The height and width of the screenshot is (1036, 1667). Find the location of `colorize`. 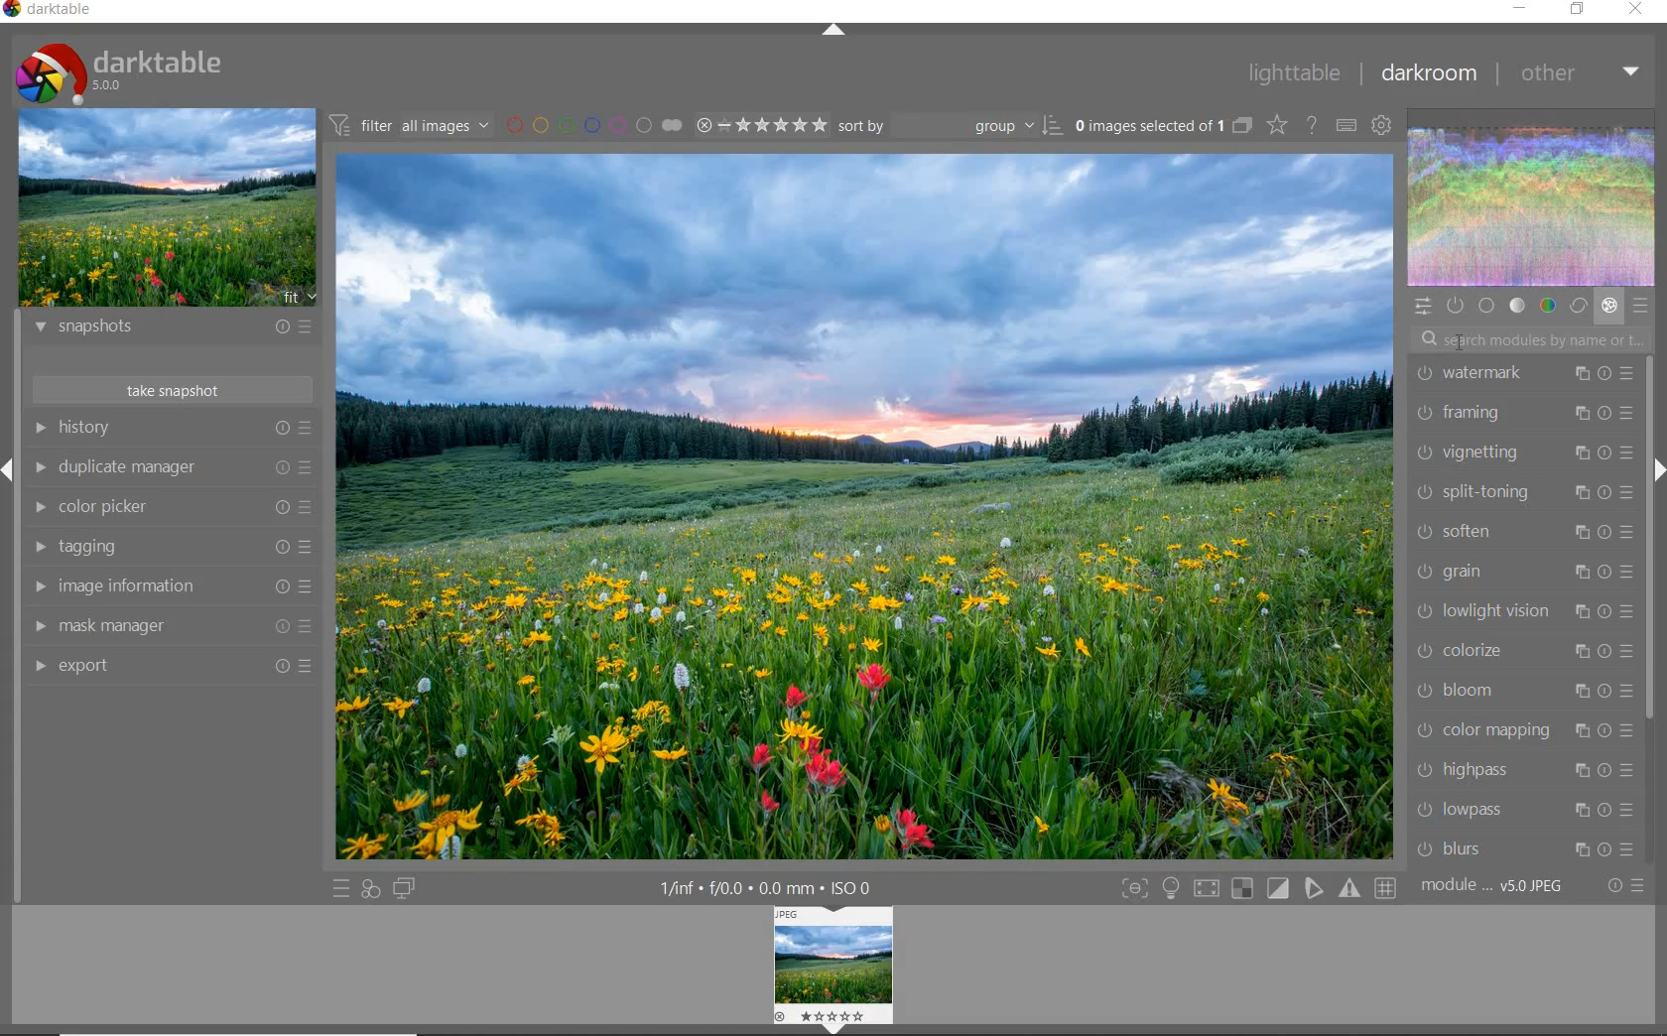

colorize is located at coordinates (1521, 653).